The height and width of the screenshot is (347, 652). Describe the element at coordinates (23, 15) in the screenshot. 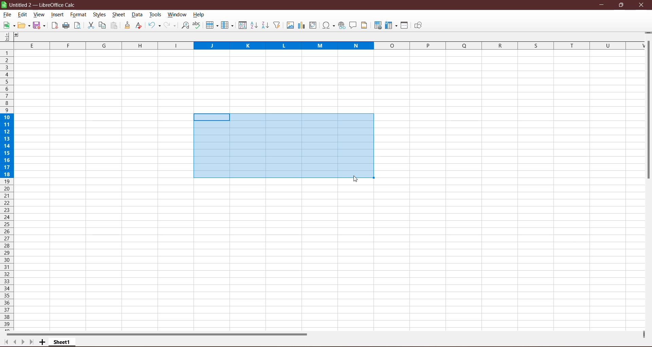

I see `Edit` at that location.